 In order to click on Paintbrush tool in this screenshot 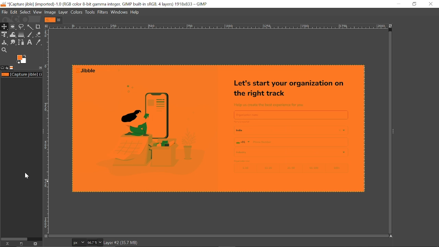, I will do `click(30, 35)`.